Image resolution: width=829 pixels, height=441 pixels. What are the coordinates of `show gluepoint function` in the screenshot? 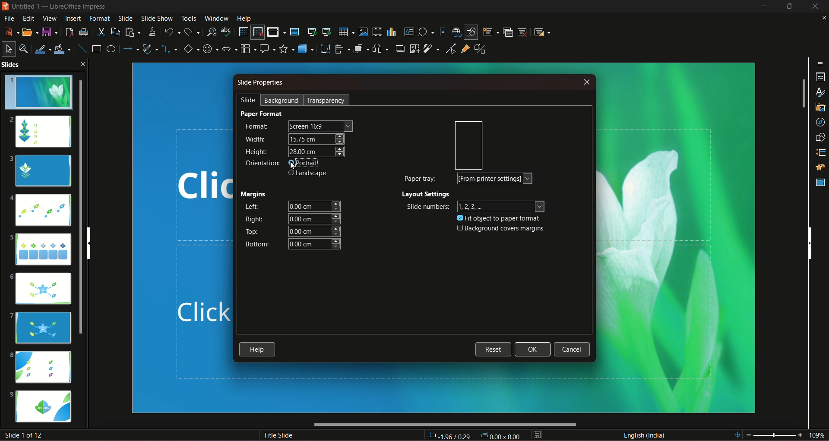 It's located at (465, 50).